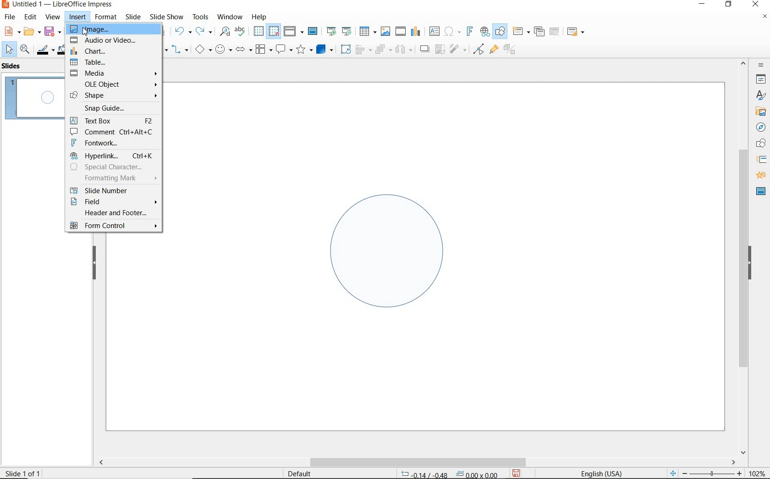 The image size is (770, 479). Describe the element at coordinates (304, 50) in the screenshot. I see `stars and banners` at that location.